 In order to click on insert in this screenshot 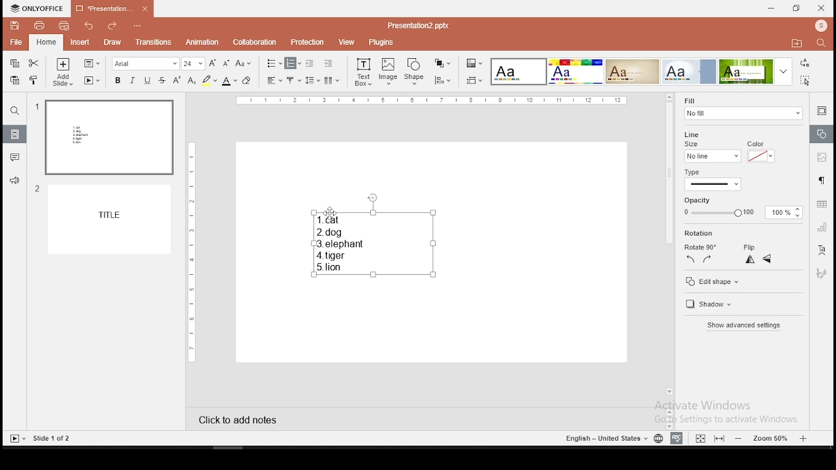, I will do `click(79, 42)`.